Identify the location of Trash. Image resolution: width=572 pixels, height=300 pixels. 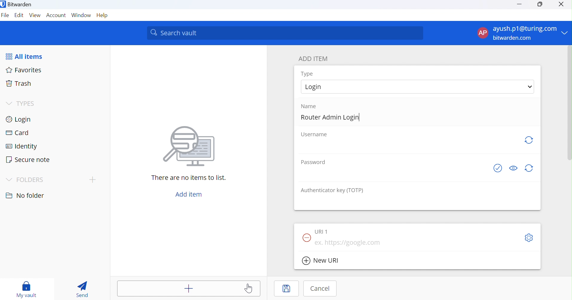
(19, 84).